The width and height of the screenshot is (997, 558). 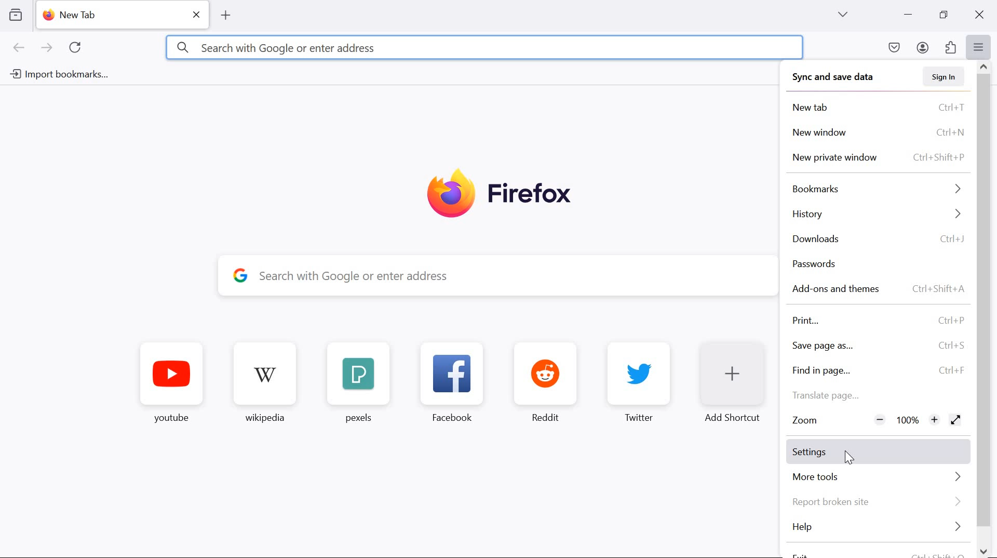 What do you see at coordinates (225, 16) in the screenshot?
I see `add tab` at bounding box center [225, 16].